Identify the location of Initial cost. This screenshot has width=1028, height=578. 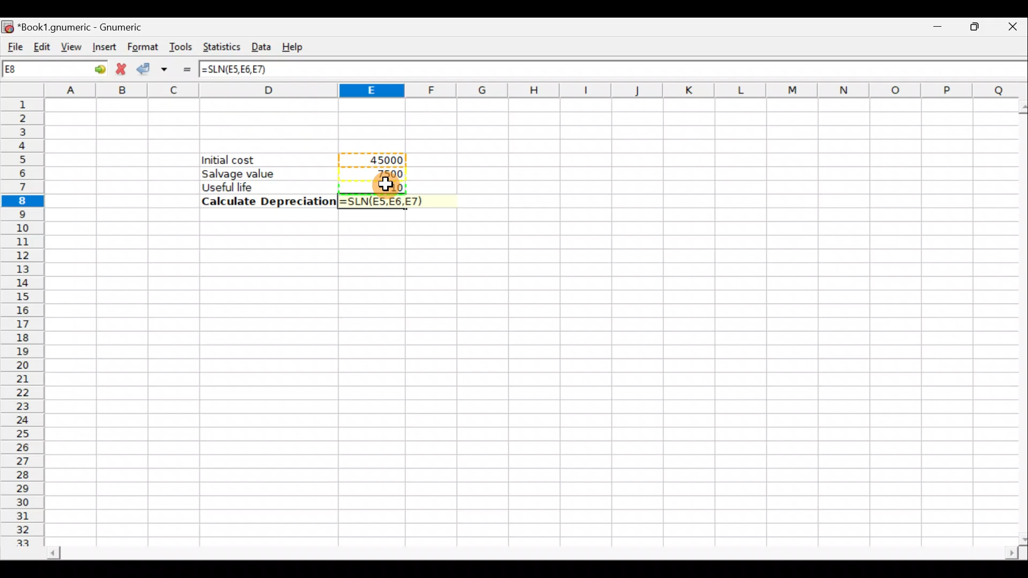
(270, 160).